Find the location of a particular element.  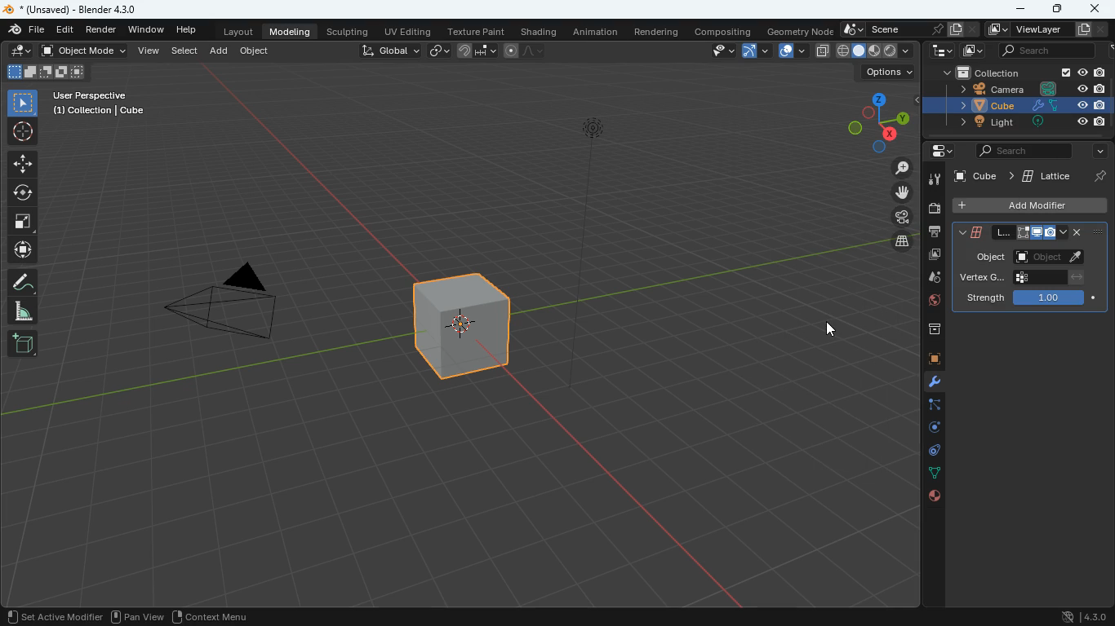

copy is located at coordinates (792, 51).